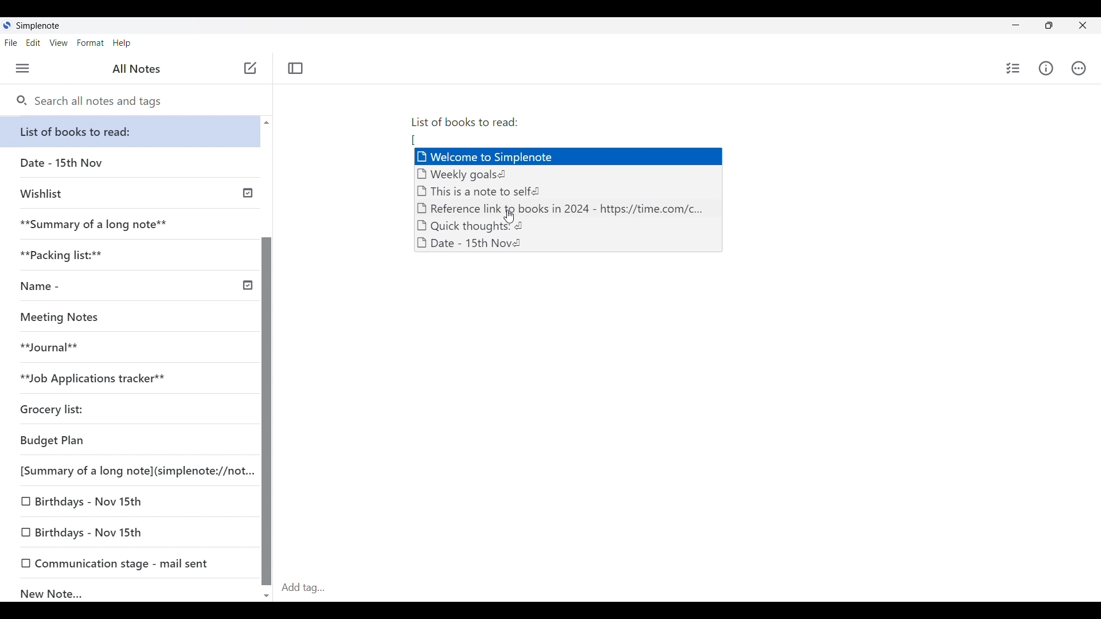 The height and width of the screenshot is (619, 1101). I want to click on Wishlist, so click(133, 192).